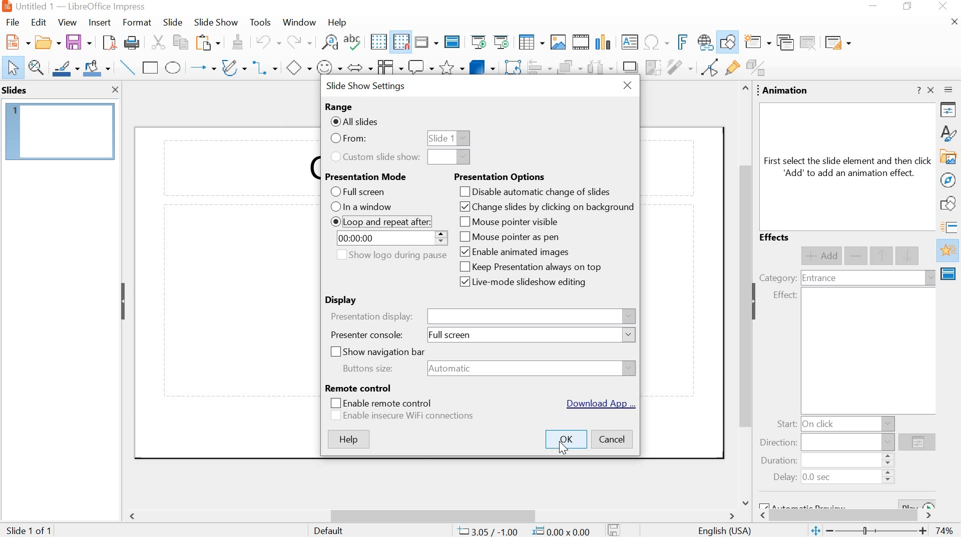 The width and height of the screenshot is (961, 537). I want to click on delay, so click(785, 477).